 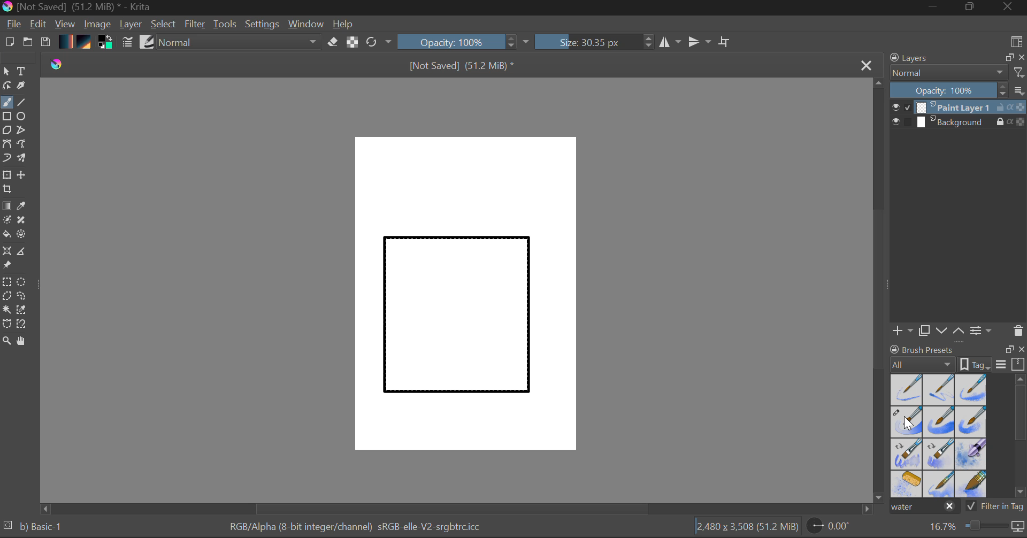 What do you see at coordinates (14, 26) in the screenshot?
I see `File` at bounding box center [14, 26].